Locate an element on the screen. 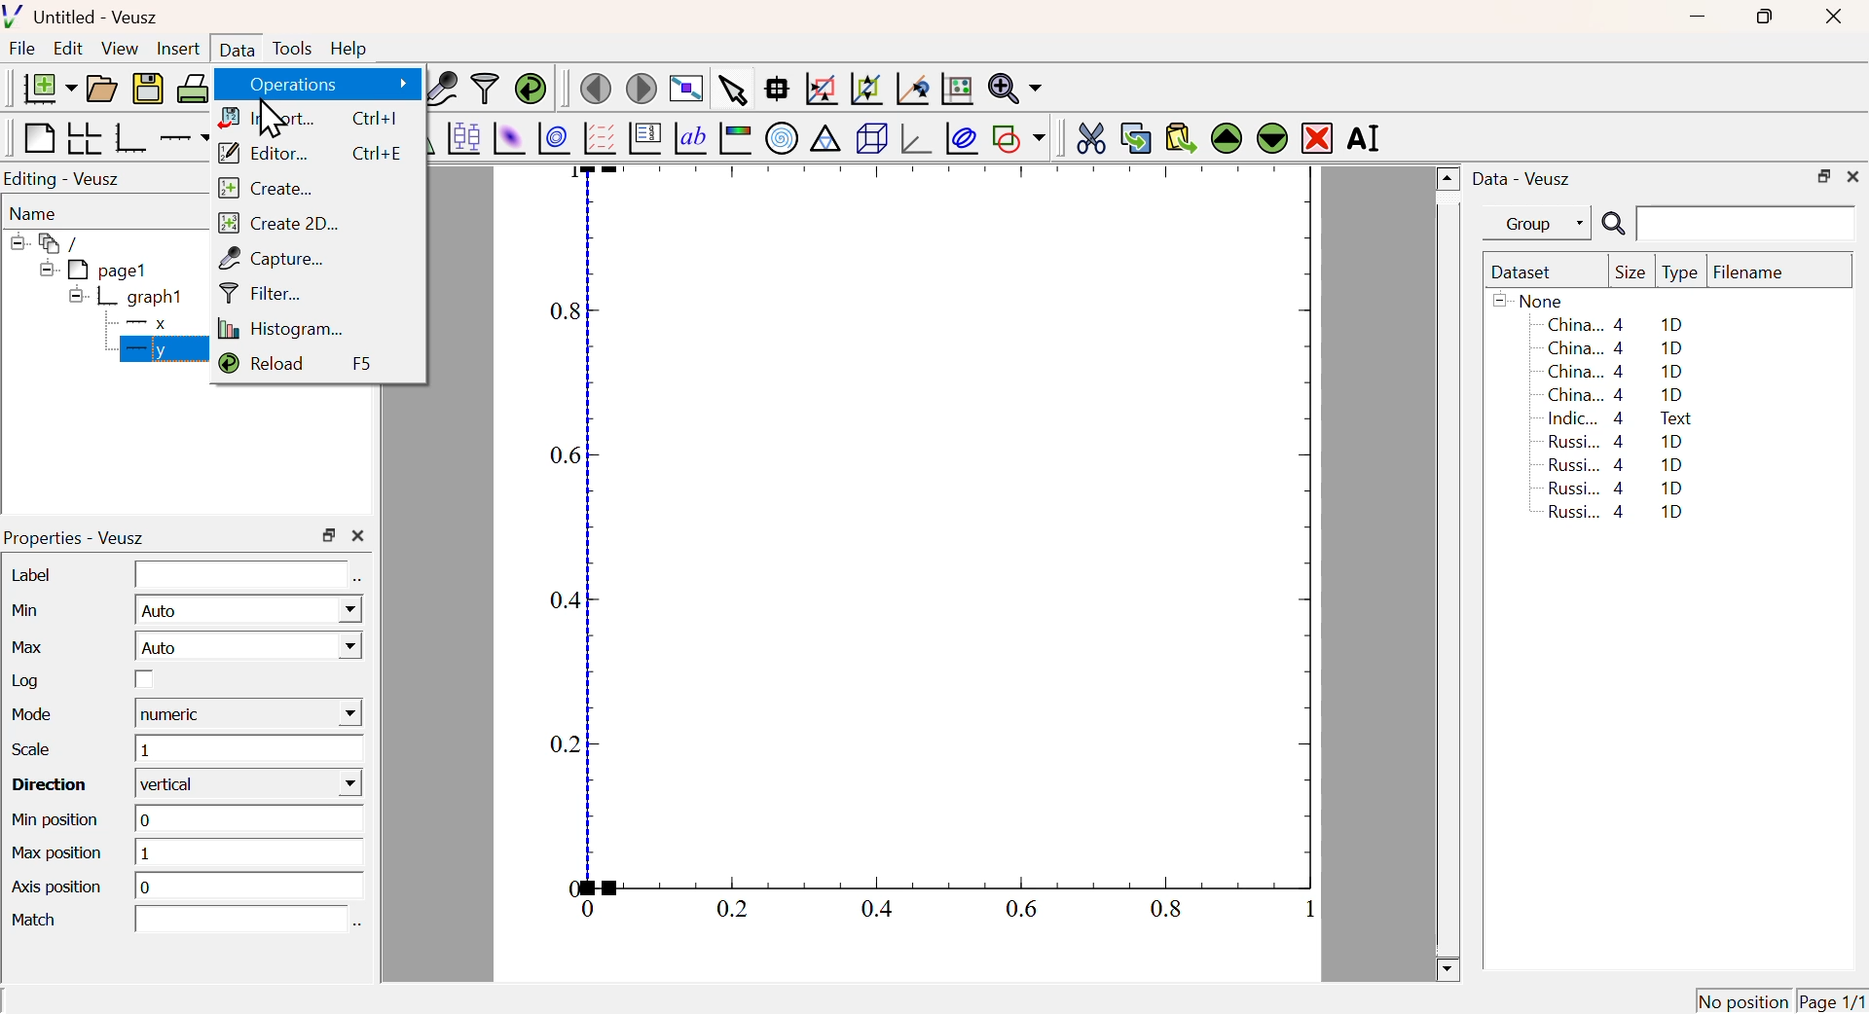 The height and width of the screenshot is (1014, 1869). Import is located at coordinates (264, 118).